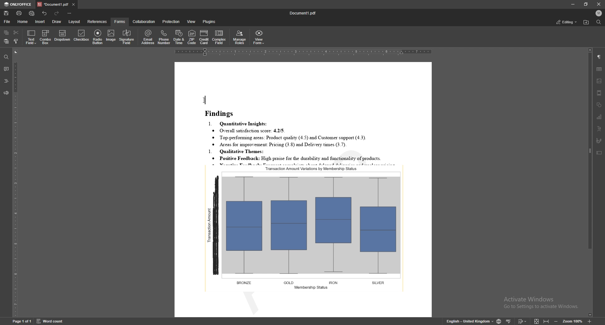 This screenshot has height=325, width=605. Describe the element at coordinates (304, 13) in the screenshot. I see `file name` at that location.